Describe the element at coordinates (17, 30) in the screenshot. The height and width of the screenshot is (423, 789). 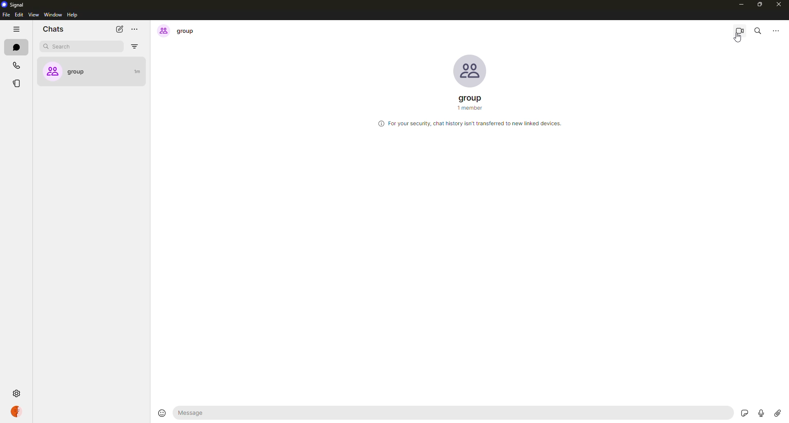
I see `hide tabs` at that location.